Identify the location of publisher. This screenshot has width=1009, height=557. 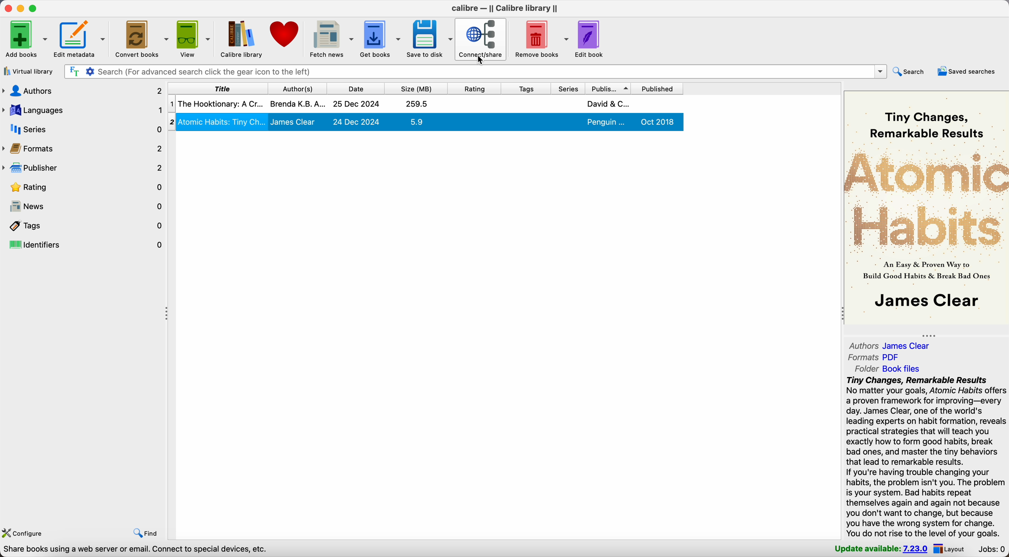
(610, 87).